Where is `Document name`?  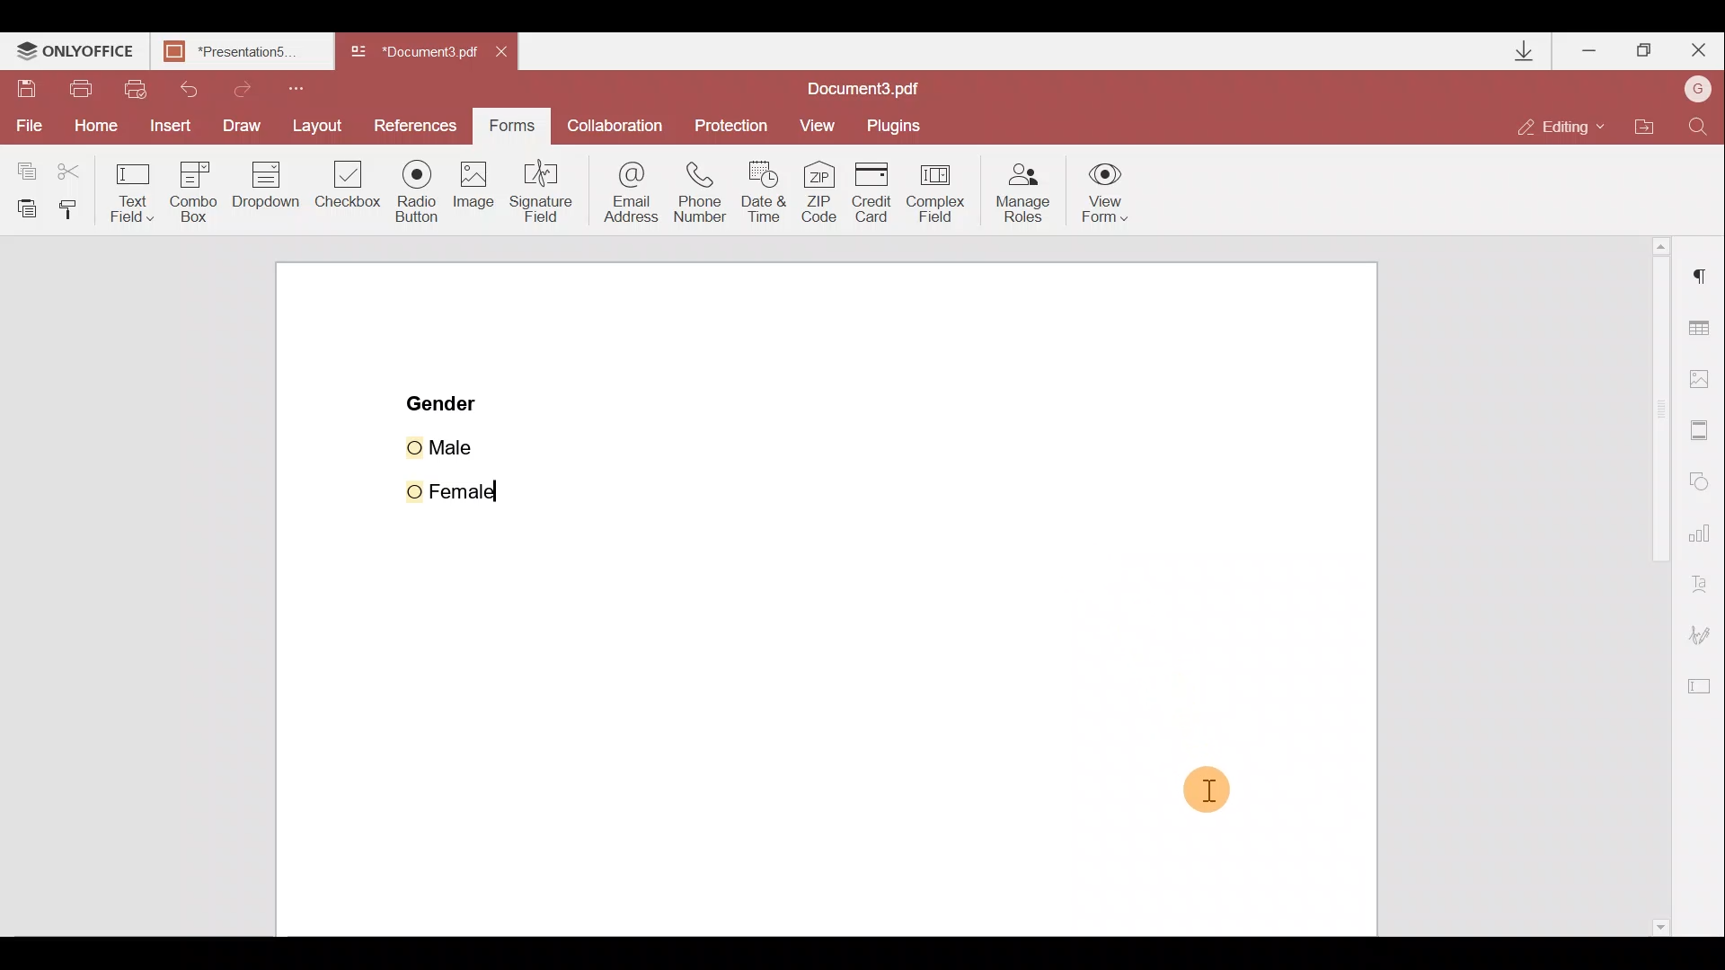
Document name is located at coordinates (239, 51).